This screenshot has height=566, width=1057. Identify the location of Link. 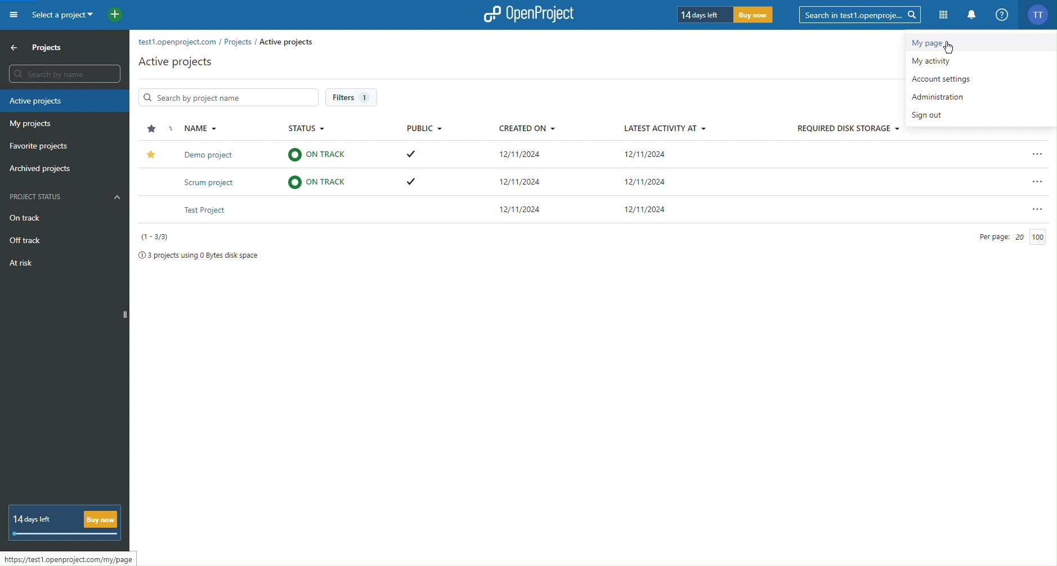
(72, 559).